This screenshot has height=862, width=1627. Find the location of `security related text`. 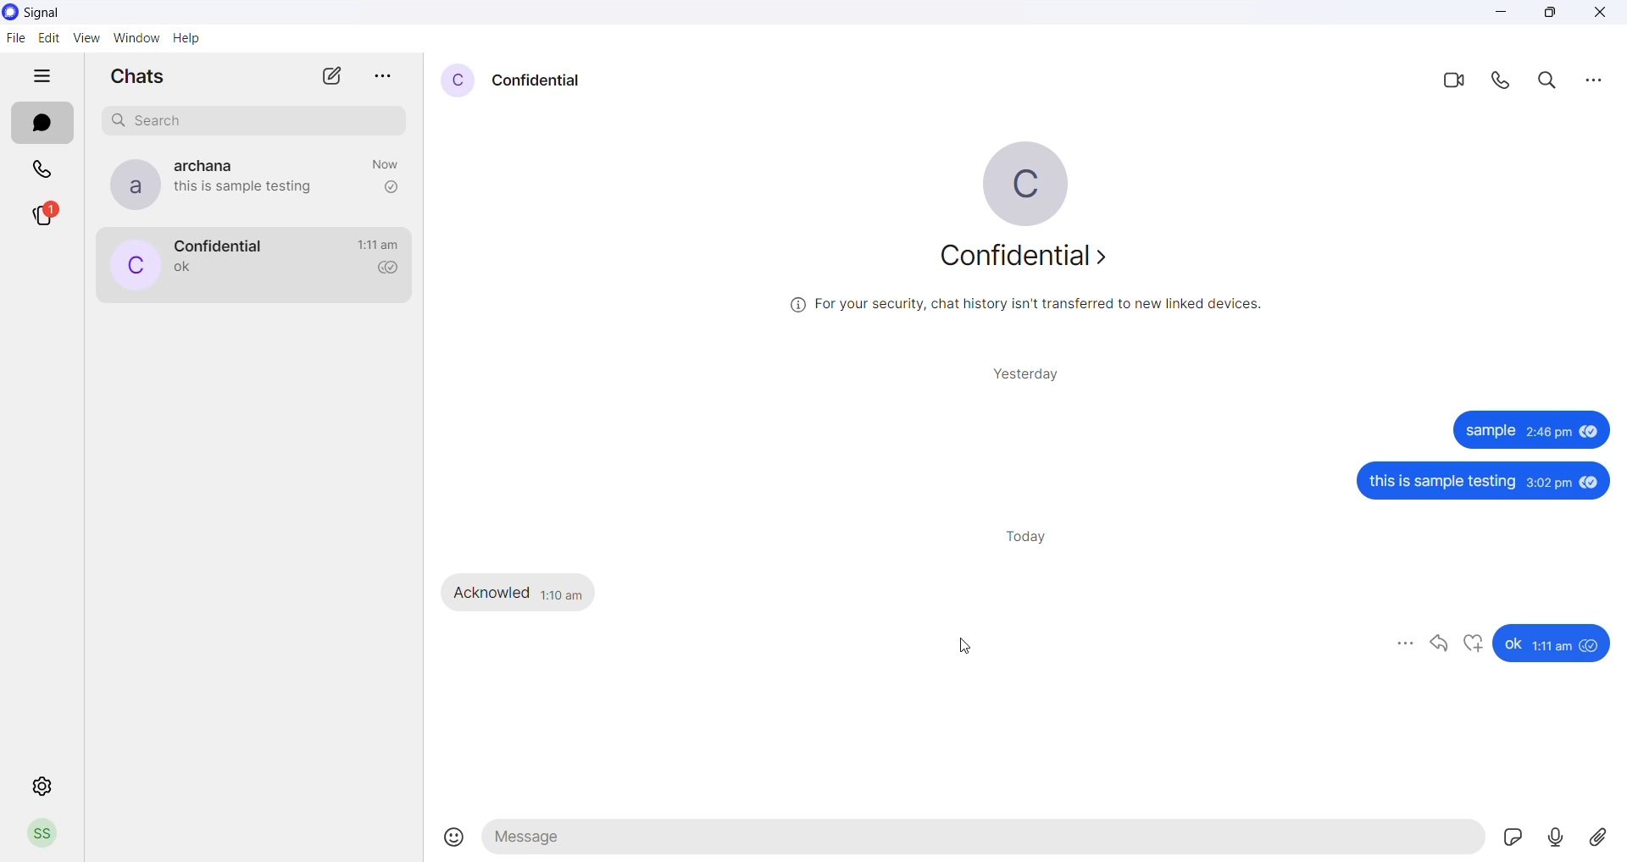

security related text is located at coordinates (1036, 305).